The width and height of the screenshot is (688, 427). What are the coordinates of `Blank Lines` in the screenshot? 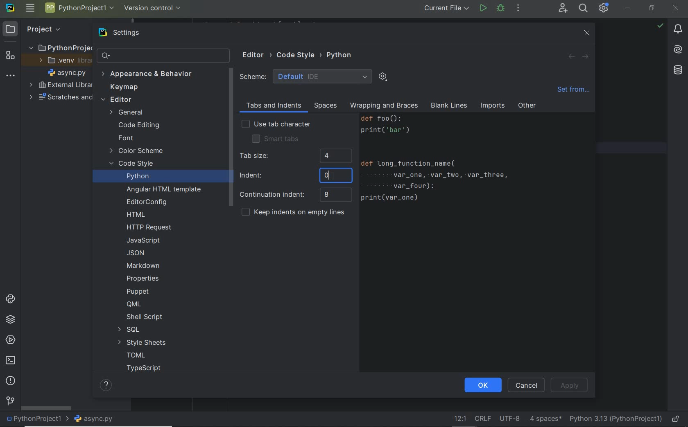 It's located at (449, 106).